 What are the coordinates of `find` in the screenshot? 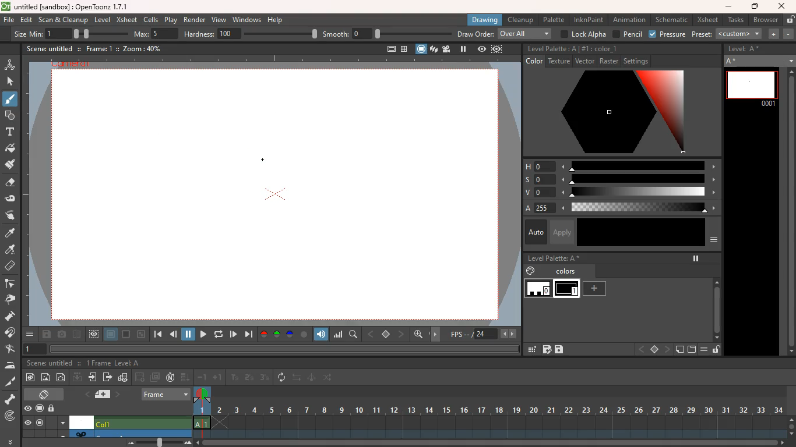 It's located at (420, 336).